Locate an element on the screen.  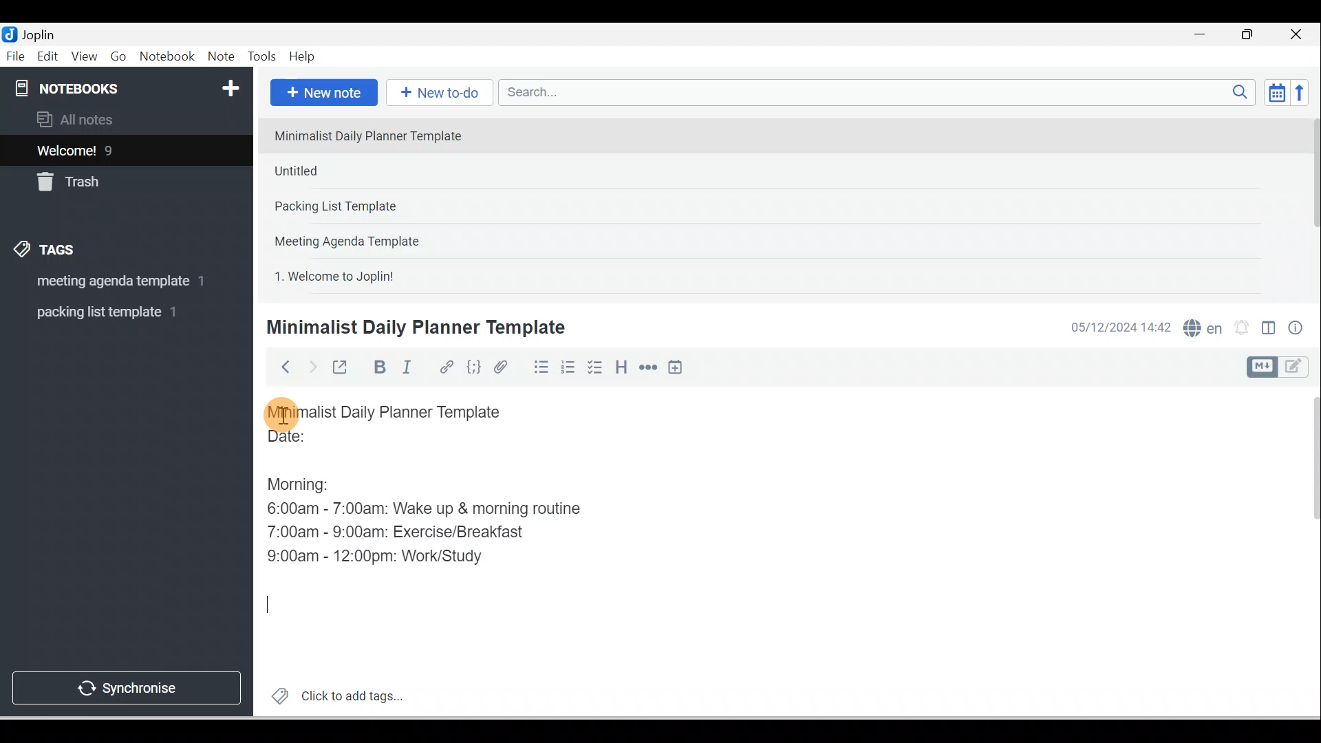
Bulleted list is located at coordinates (538, 367).